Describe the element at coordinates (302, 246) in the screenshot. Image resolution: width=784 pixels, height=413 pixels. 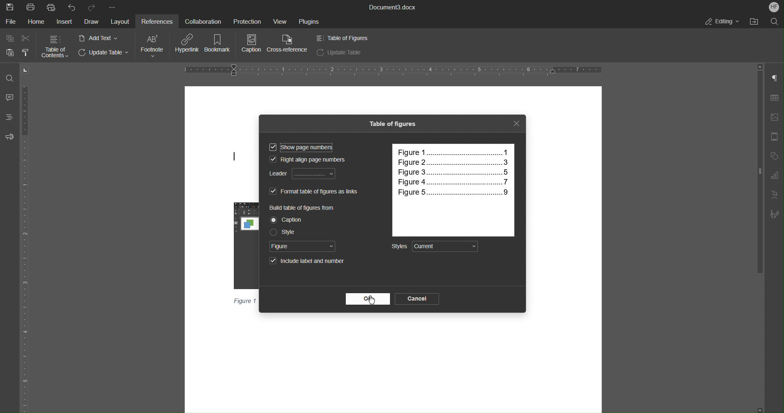
I see `Figure` at that location.